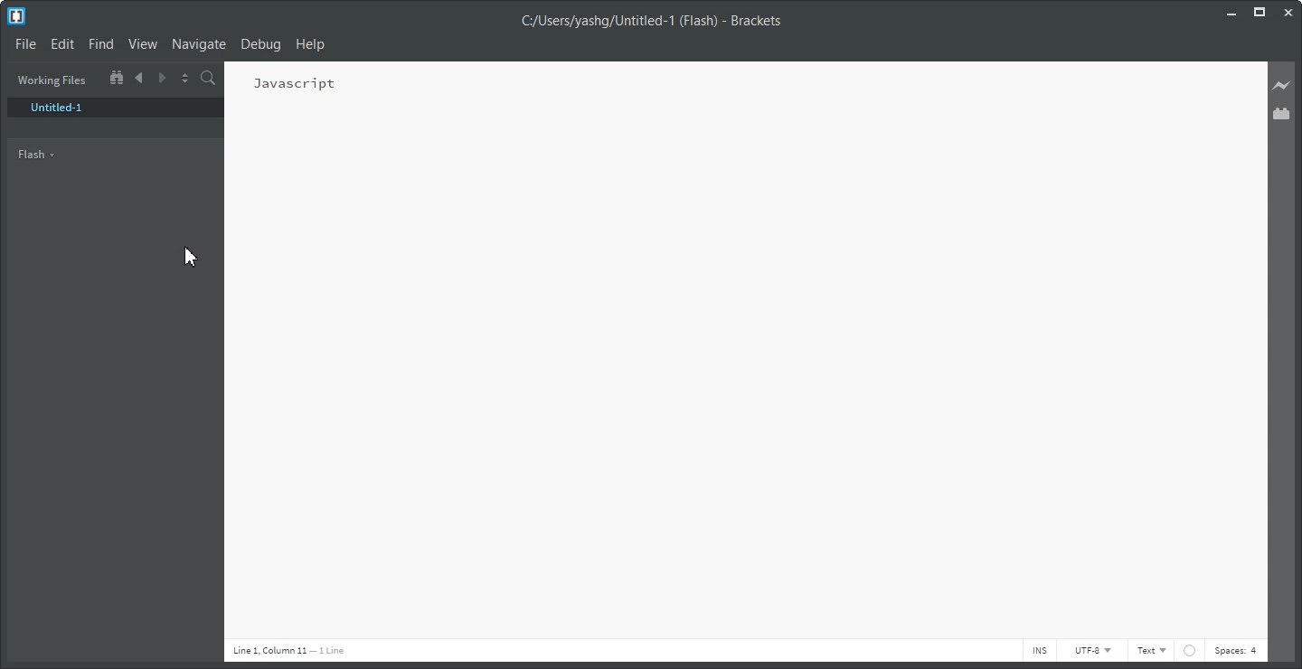  What do you see at coordinates (59, 77) in the screenshot?
I see `Getting Started` at bounding box center [59, 77].